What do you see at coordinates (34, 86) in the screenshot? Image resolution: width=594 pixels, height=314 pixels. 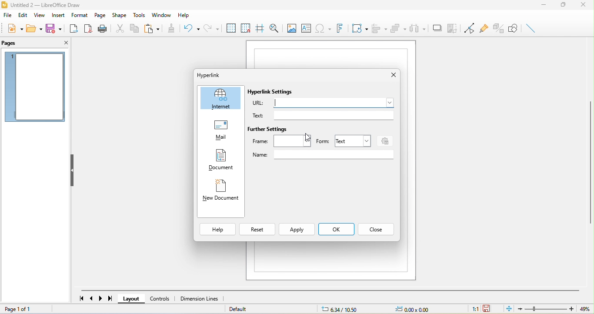 I see `page 1` at bounding box center [34, 86].